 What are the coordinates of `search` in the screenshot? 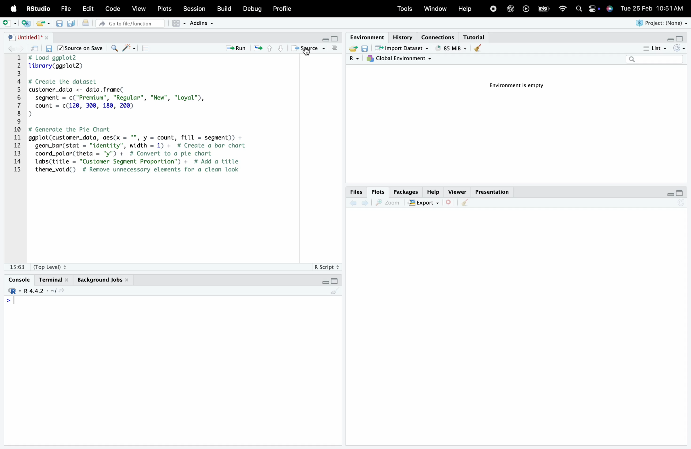 It's located at (581, 10).